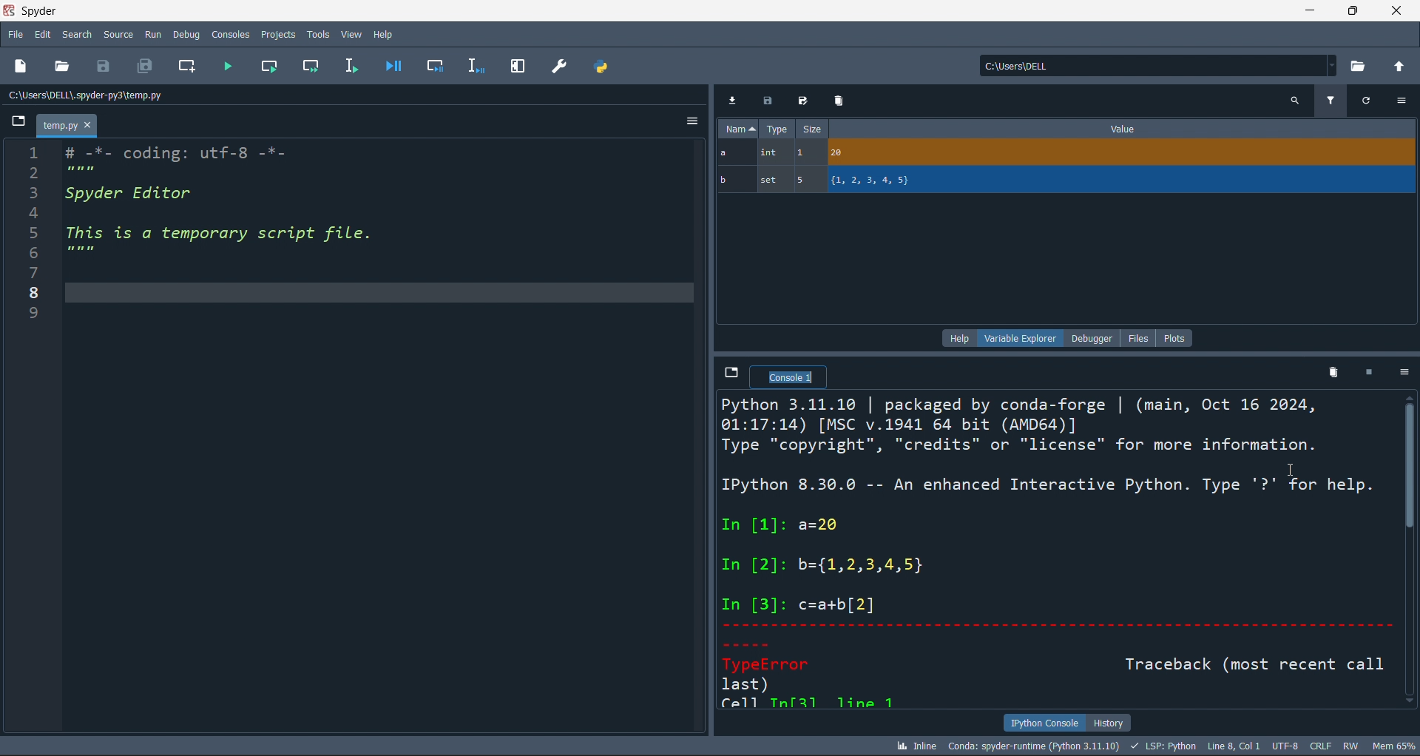  What do you see at coordinates (734, 98) in the screenshot?
I see `import data` at bounding box center [734, 98].